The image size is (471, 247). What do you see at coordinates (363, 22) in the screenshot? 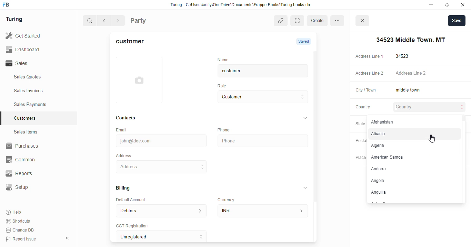
I see `close` at bounding box center [363, 22].